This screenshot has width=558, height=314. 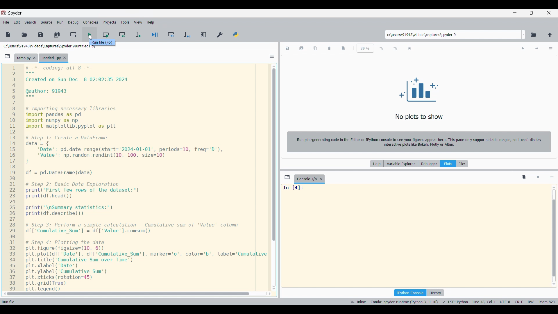 What do you see at coordinates (110, 22) in the screenshot?
I see `Projects menu` at bounding box center [110, 22].